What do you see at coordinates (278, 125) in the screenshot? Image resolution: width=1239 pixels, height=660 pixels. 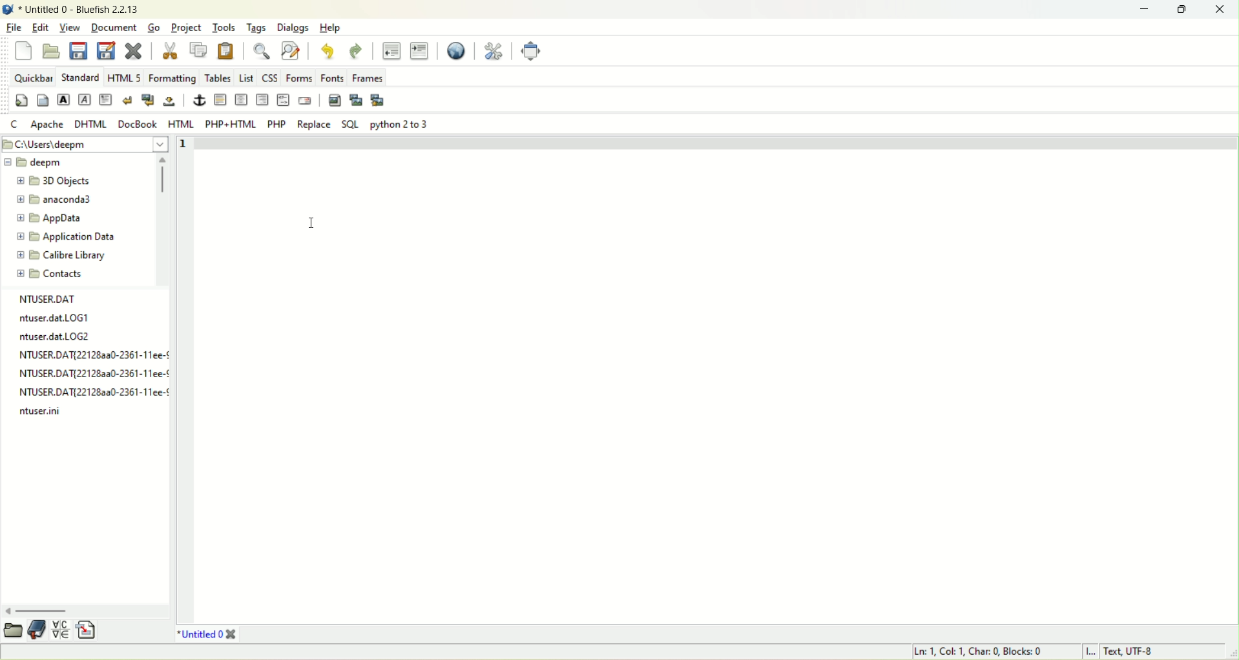 I see `PHP` at bounding box center [278, 125].